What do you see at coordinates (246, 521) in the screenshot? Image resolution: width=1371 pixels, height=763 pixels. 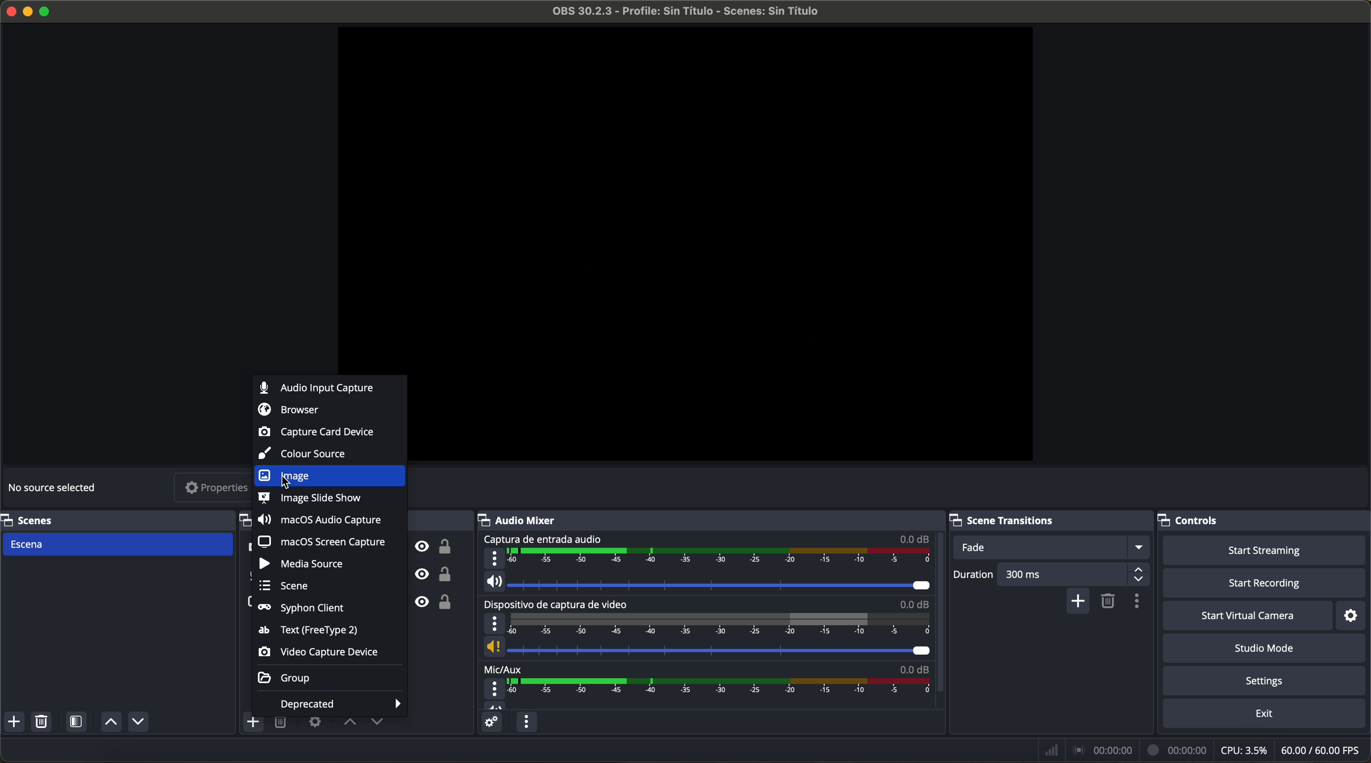 I see `sources` at bounding box center [246, 521].